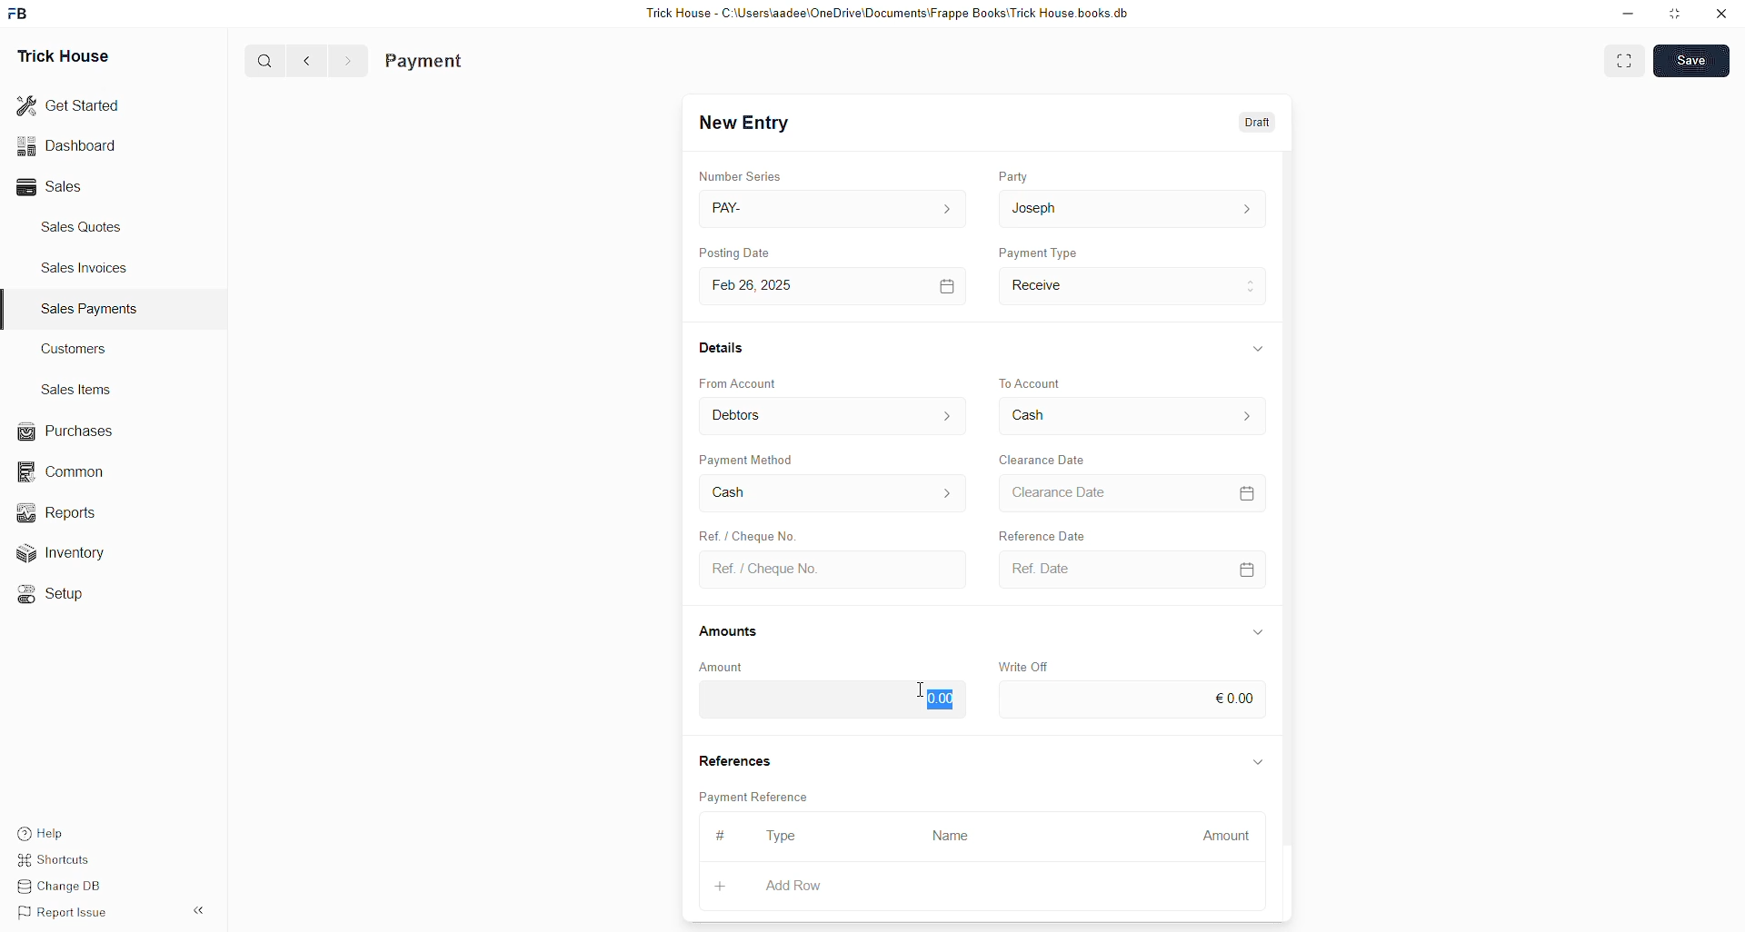 Image resolution: width=1745 pixels, height=932 pixels. What do you see at coordinates (834, 415) in the screenshot?
I see `From Account` at bounding box center [834, 415].